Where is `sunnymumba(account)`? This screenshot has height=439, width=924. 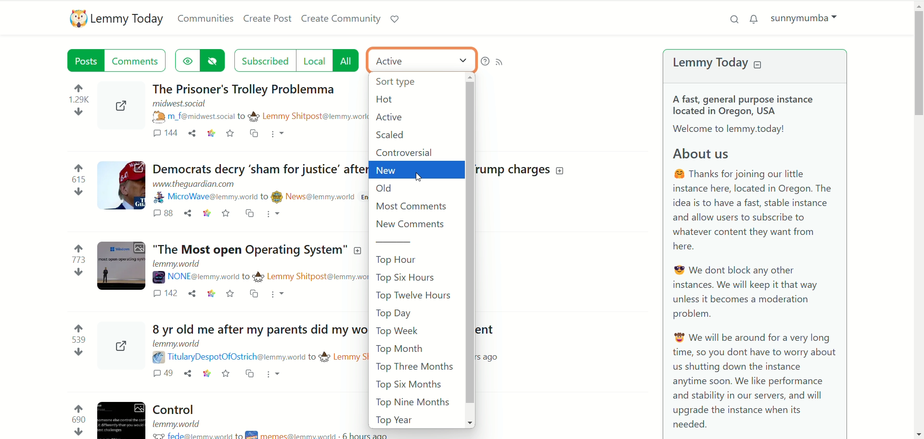 sunnymumba(account) is located at coordinates (802, 17).